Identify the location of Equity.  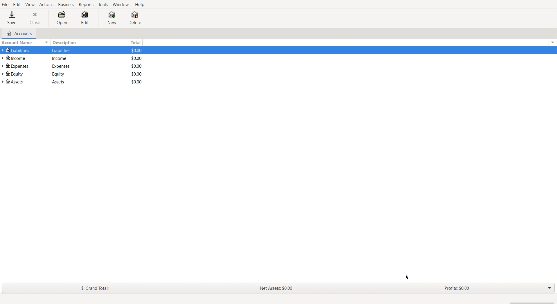
(59, 74).